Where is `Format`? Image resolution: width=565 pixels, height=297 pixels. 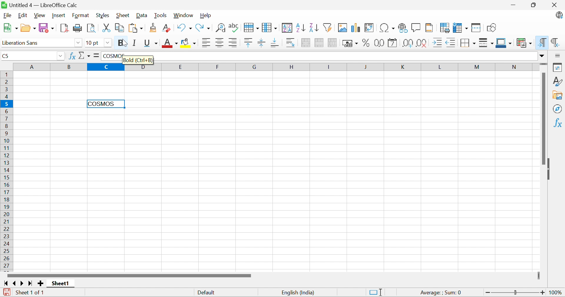 Format is located at coordinates (81, 15).